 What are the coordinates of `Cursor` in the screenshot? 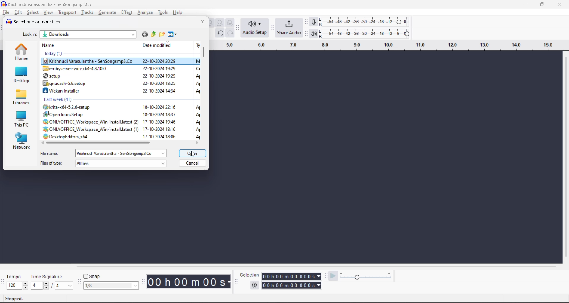 It's located at (193, 154).